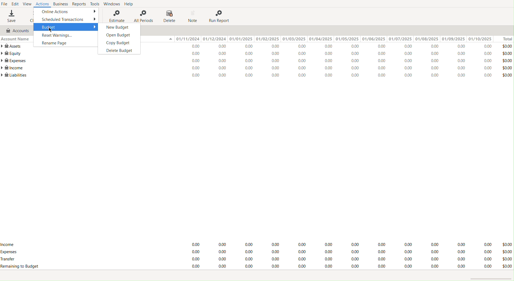 The height and width of the screenshot is (281, 514). I want to click on Copy Budget, so click(119, 43).